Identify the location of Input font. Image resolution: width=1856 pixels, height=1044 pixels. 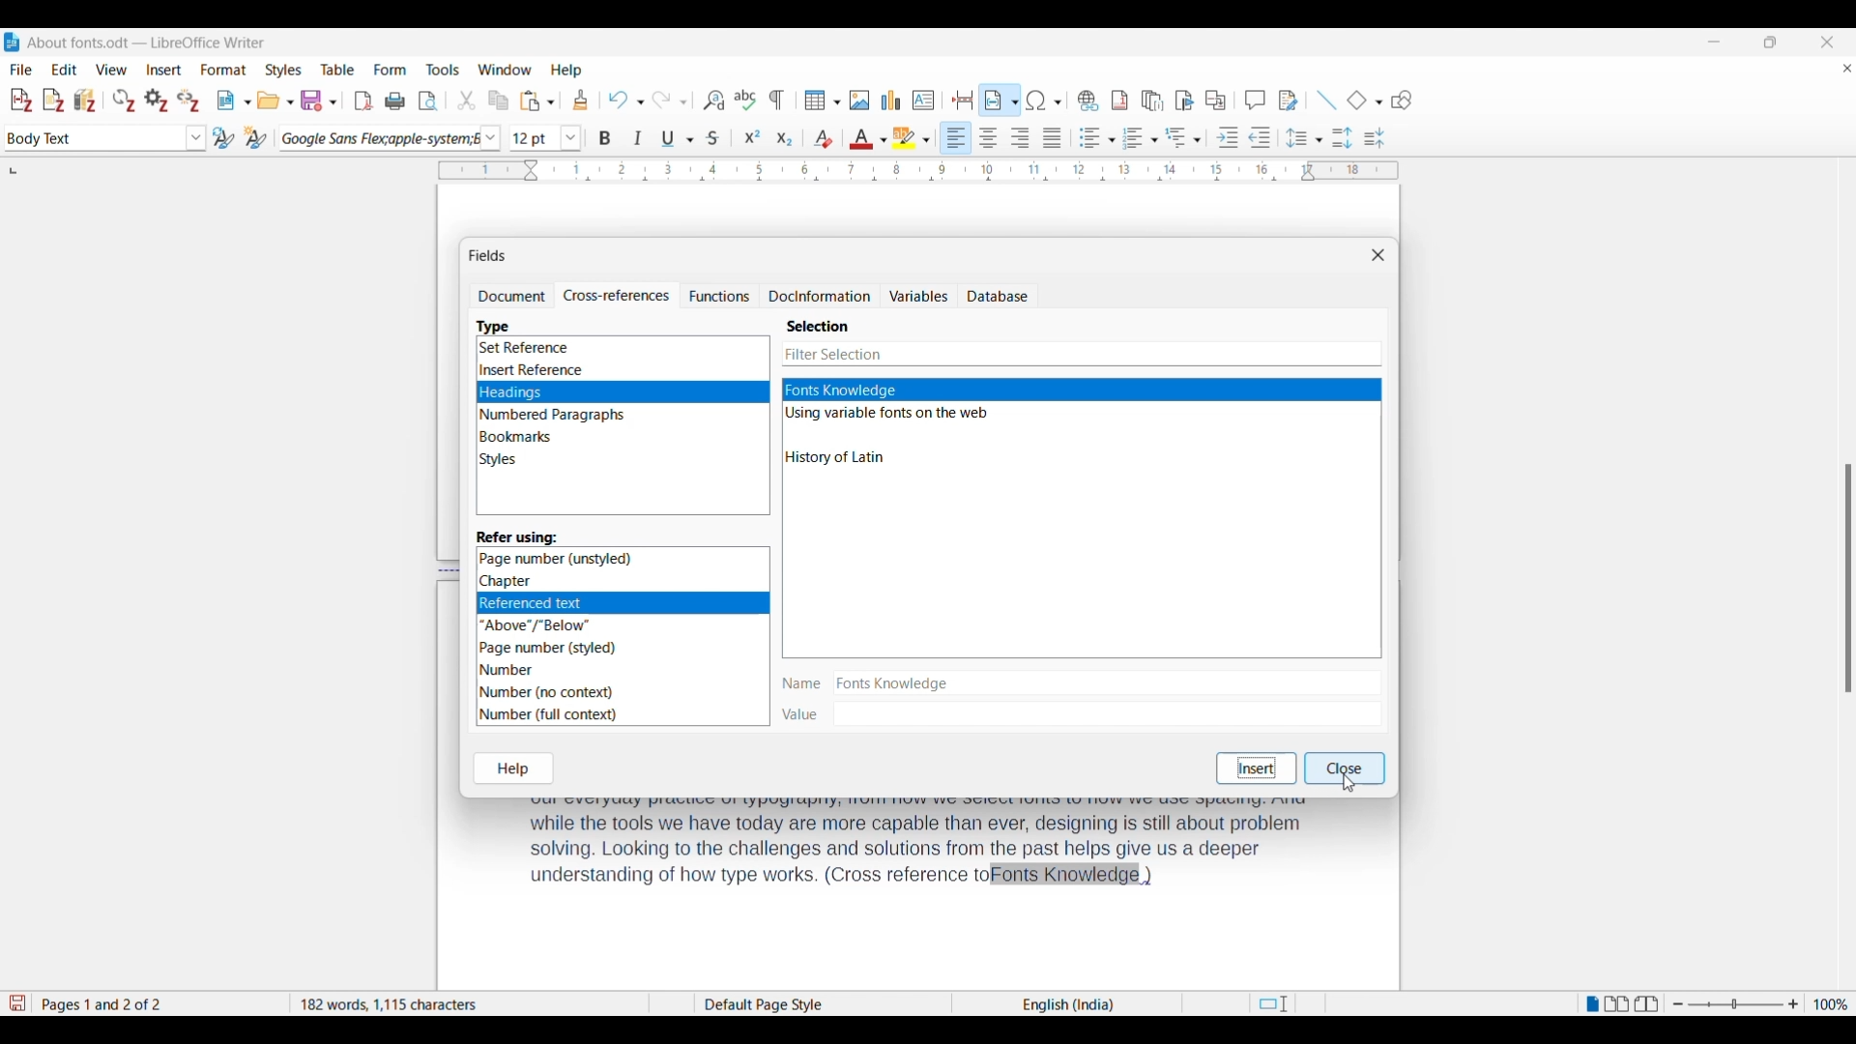
(535, 137).